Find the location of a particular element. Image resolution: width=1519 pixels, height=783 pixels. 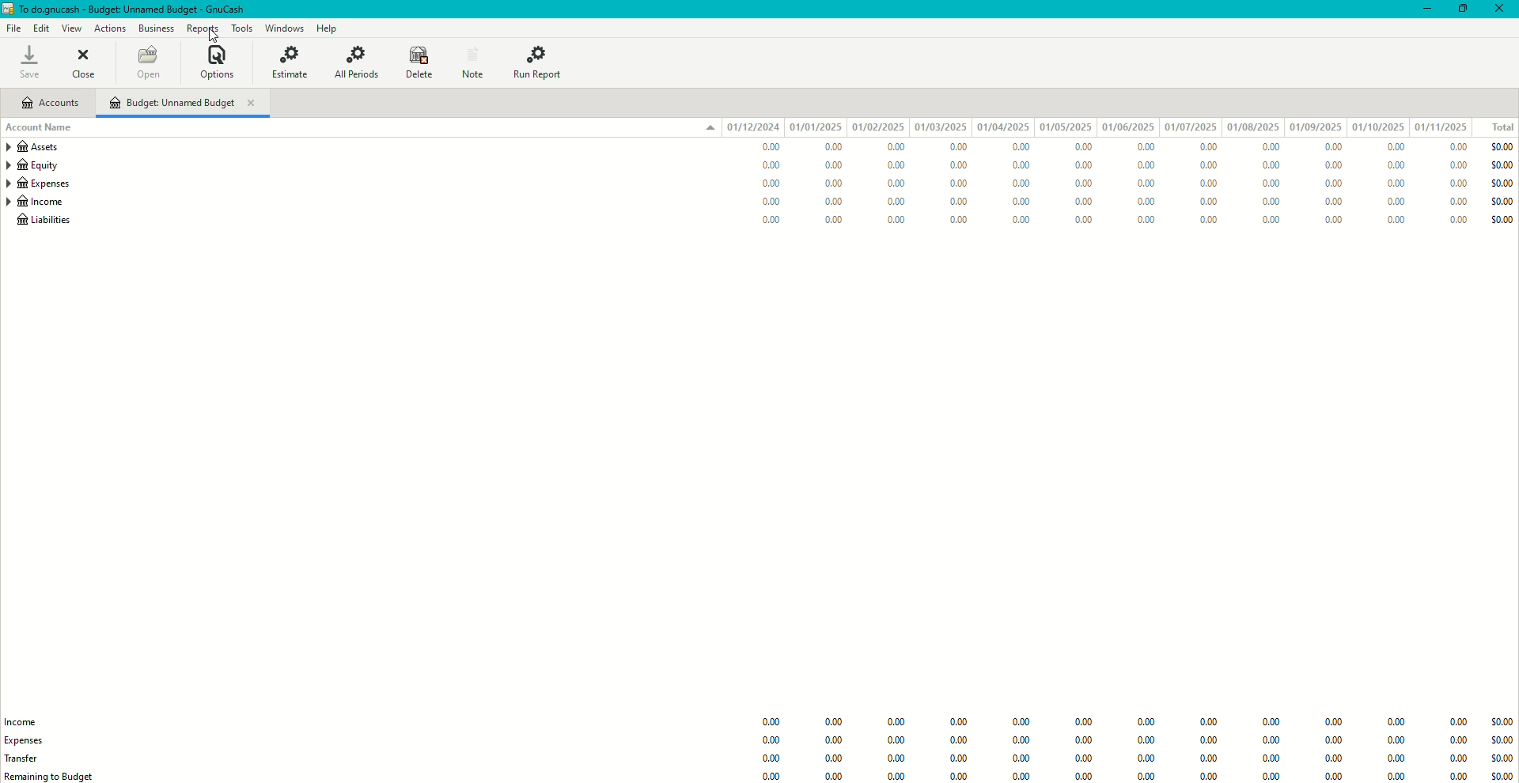

0.00 is located at coordinates (1456, 146).